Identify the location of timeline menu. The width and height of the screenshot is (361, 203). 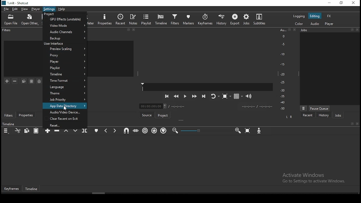
(6, 130).